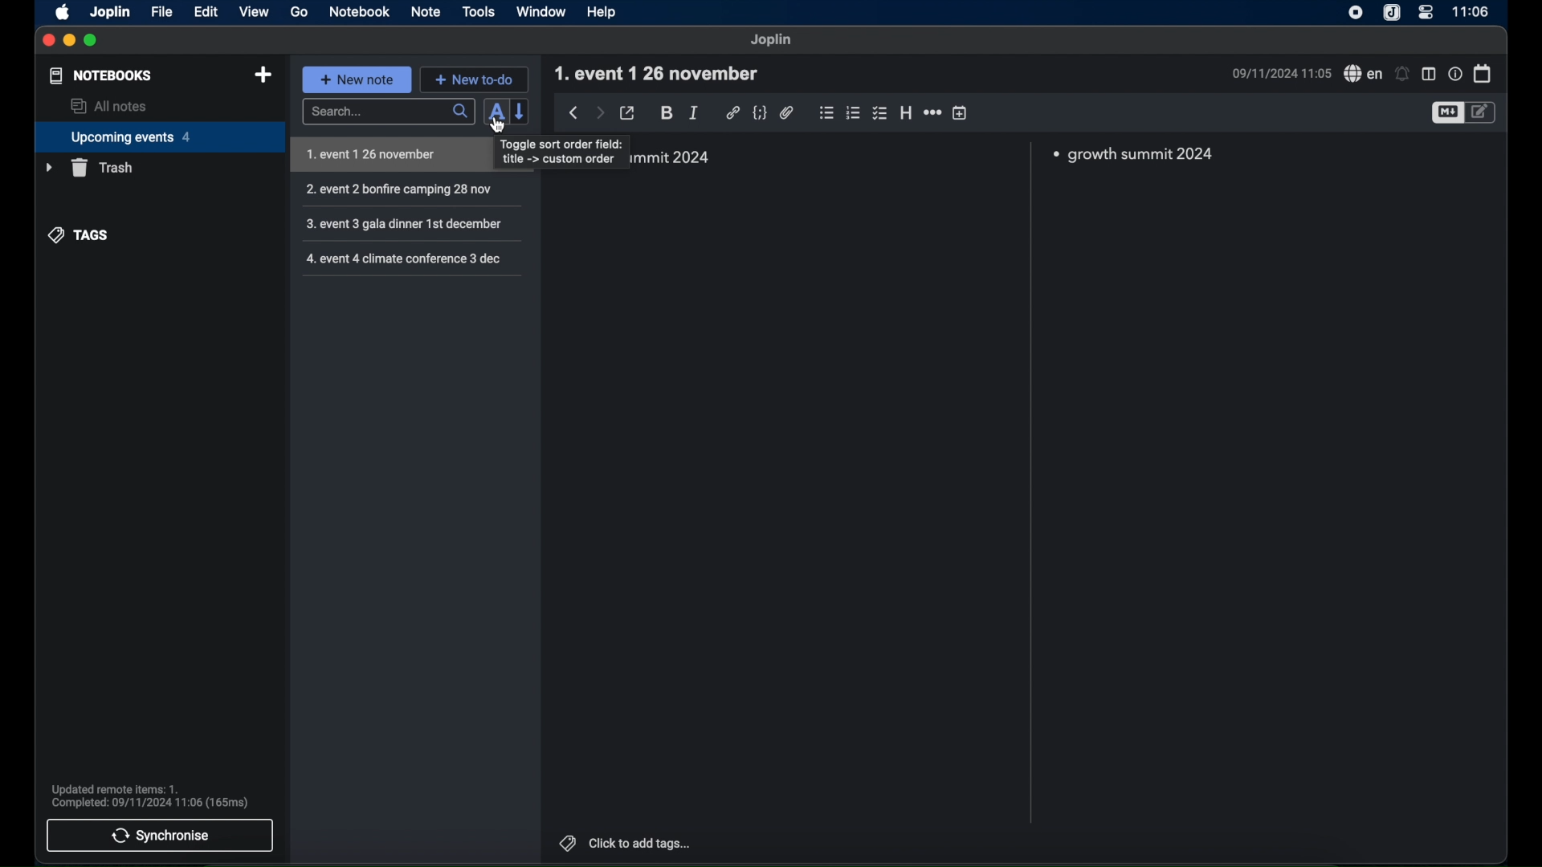 This screenshot has height=867, width=1542. What do you see at coordinates (694, 112) in the screenshot?
I see `italic` at bounding box center [694, 112].